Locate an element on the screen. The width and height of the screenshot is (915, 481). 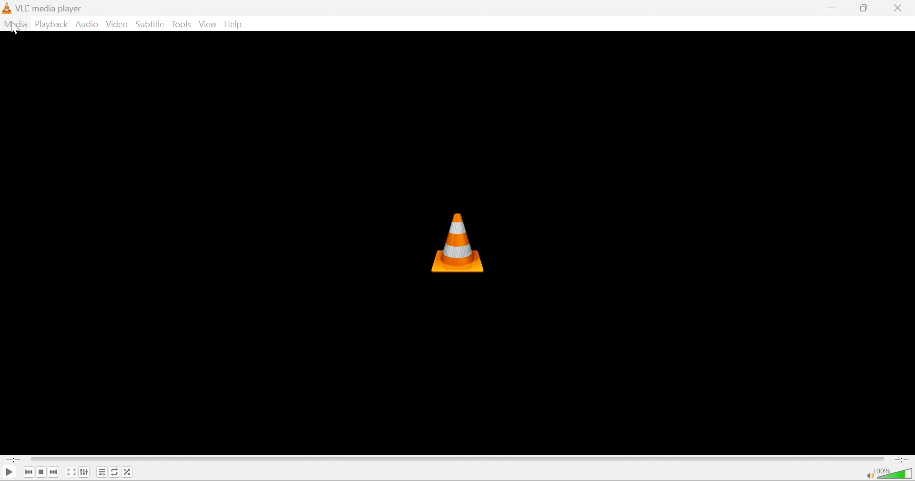
Minimize is located at coordinates (834, 7).